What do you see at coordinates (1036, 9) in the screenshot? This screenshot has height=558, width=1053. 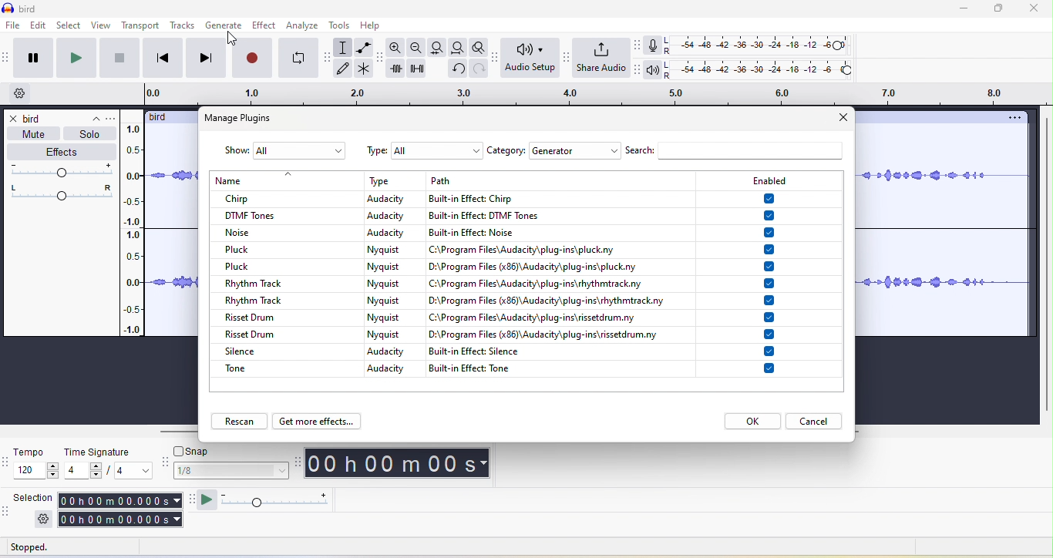 I see `close` at bounding box center [1036, 9].